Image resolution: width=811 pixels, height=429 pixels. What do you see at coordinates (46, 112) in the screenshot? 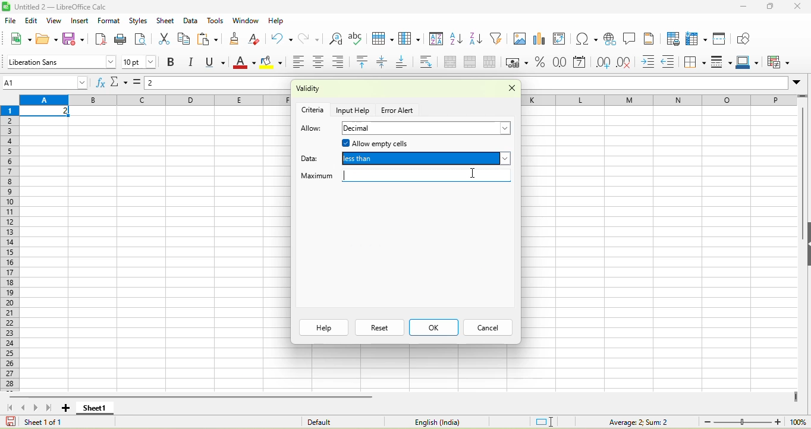
I see `selected cell` at bounding box center [46, 112].